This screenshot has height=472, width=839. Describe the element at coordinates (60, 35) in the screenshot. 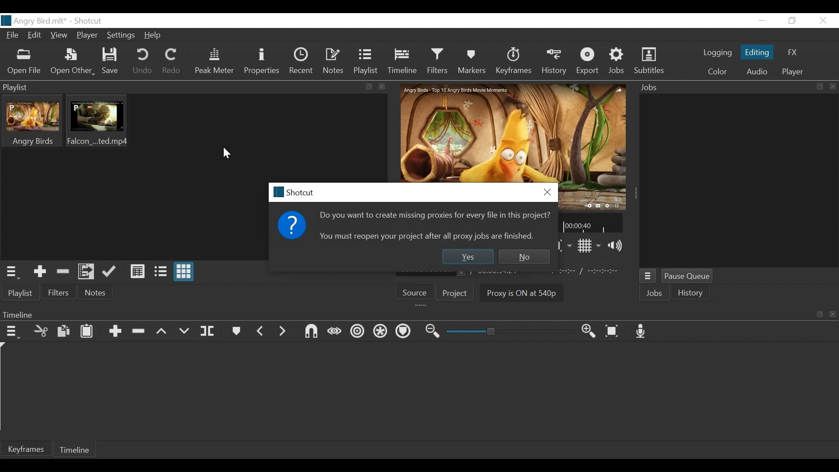

I see `View` at that location.